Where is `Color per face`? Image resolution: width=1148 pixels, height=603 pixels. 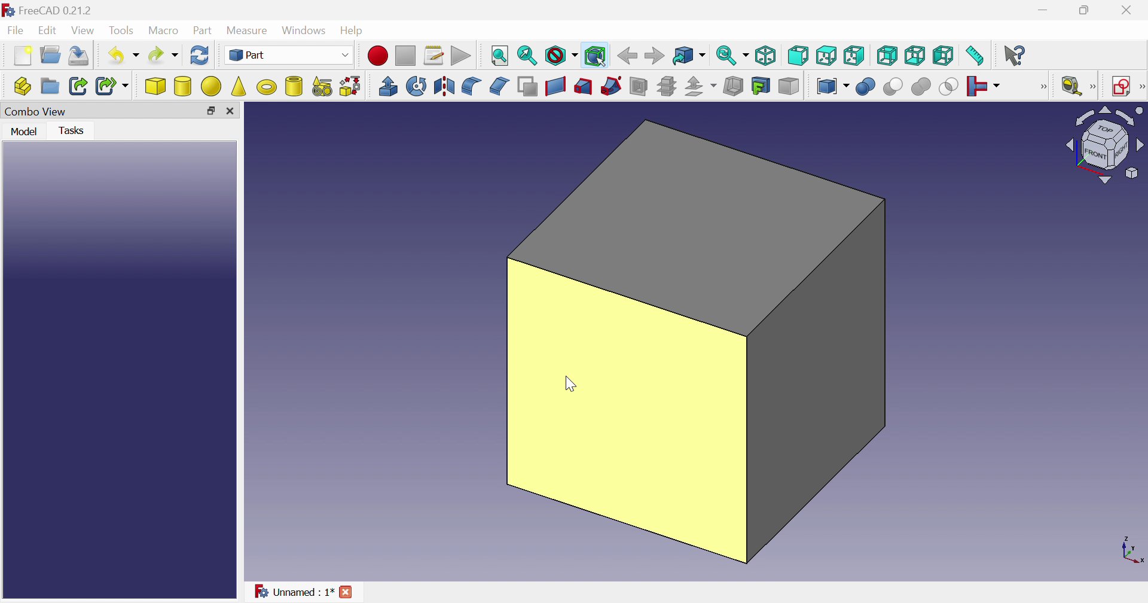 Color per face is located at coordinates (787, 86).